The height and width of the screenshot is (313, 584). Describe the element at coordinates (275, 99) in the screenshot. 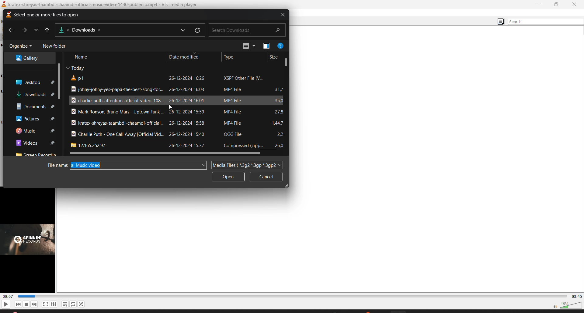

I see `file size` at that location.